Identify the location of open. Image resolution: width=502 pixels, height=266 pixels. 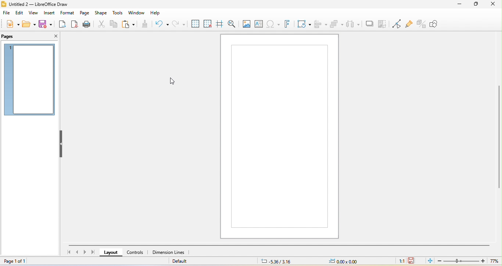
(28, 24).